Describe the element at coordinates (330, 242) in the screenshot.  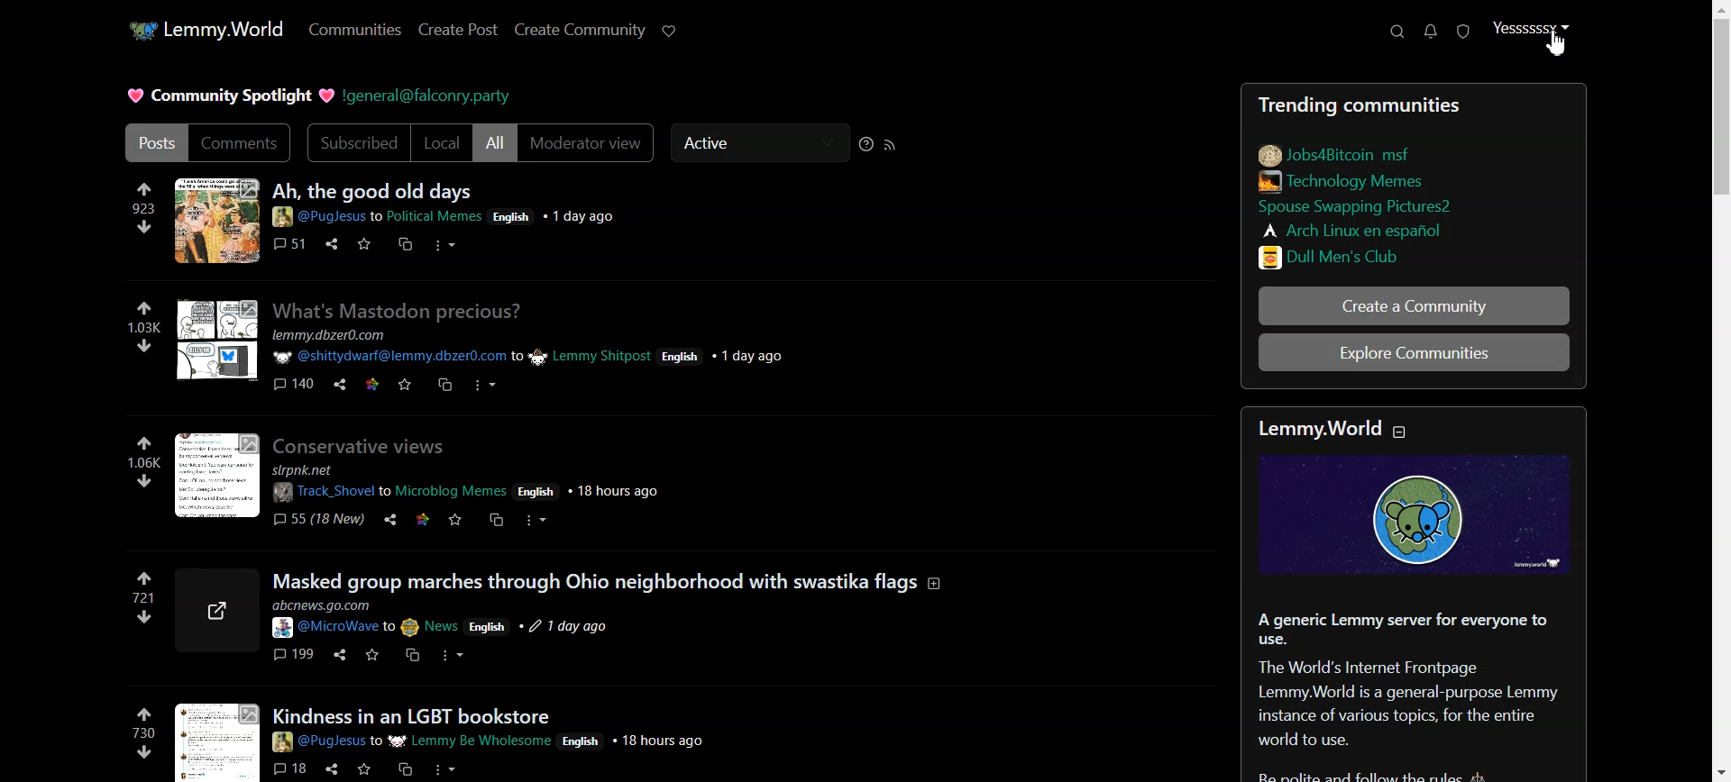
I see `` at that location.